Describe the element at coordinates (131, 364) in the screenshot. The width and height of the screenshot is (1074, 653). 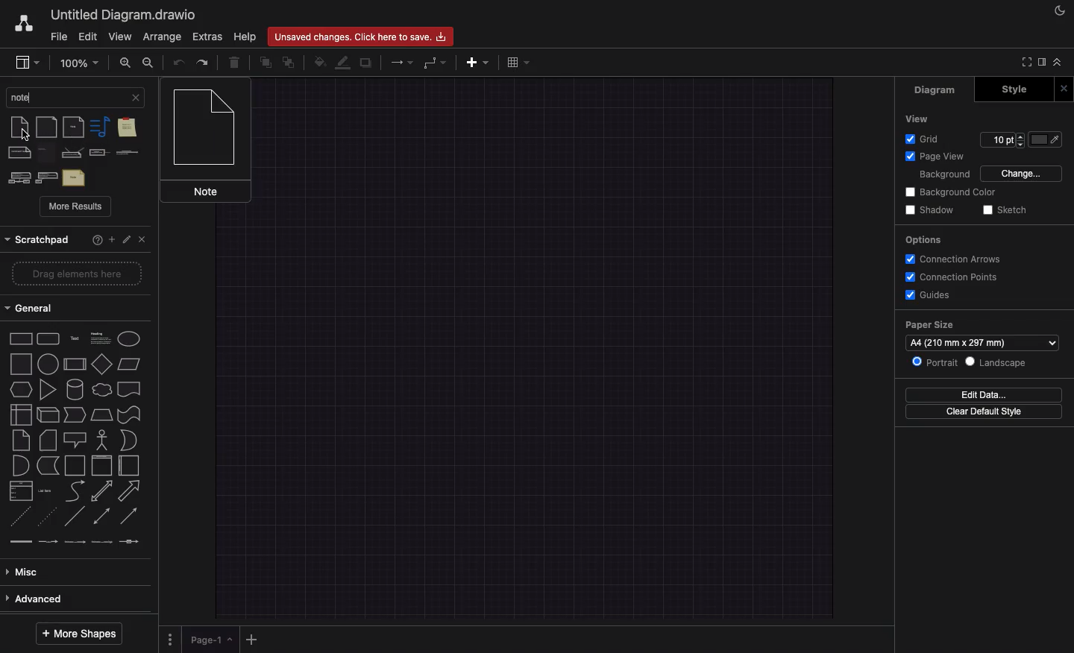
I see `paralellogram` at that location.